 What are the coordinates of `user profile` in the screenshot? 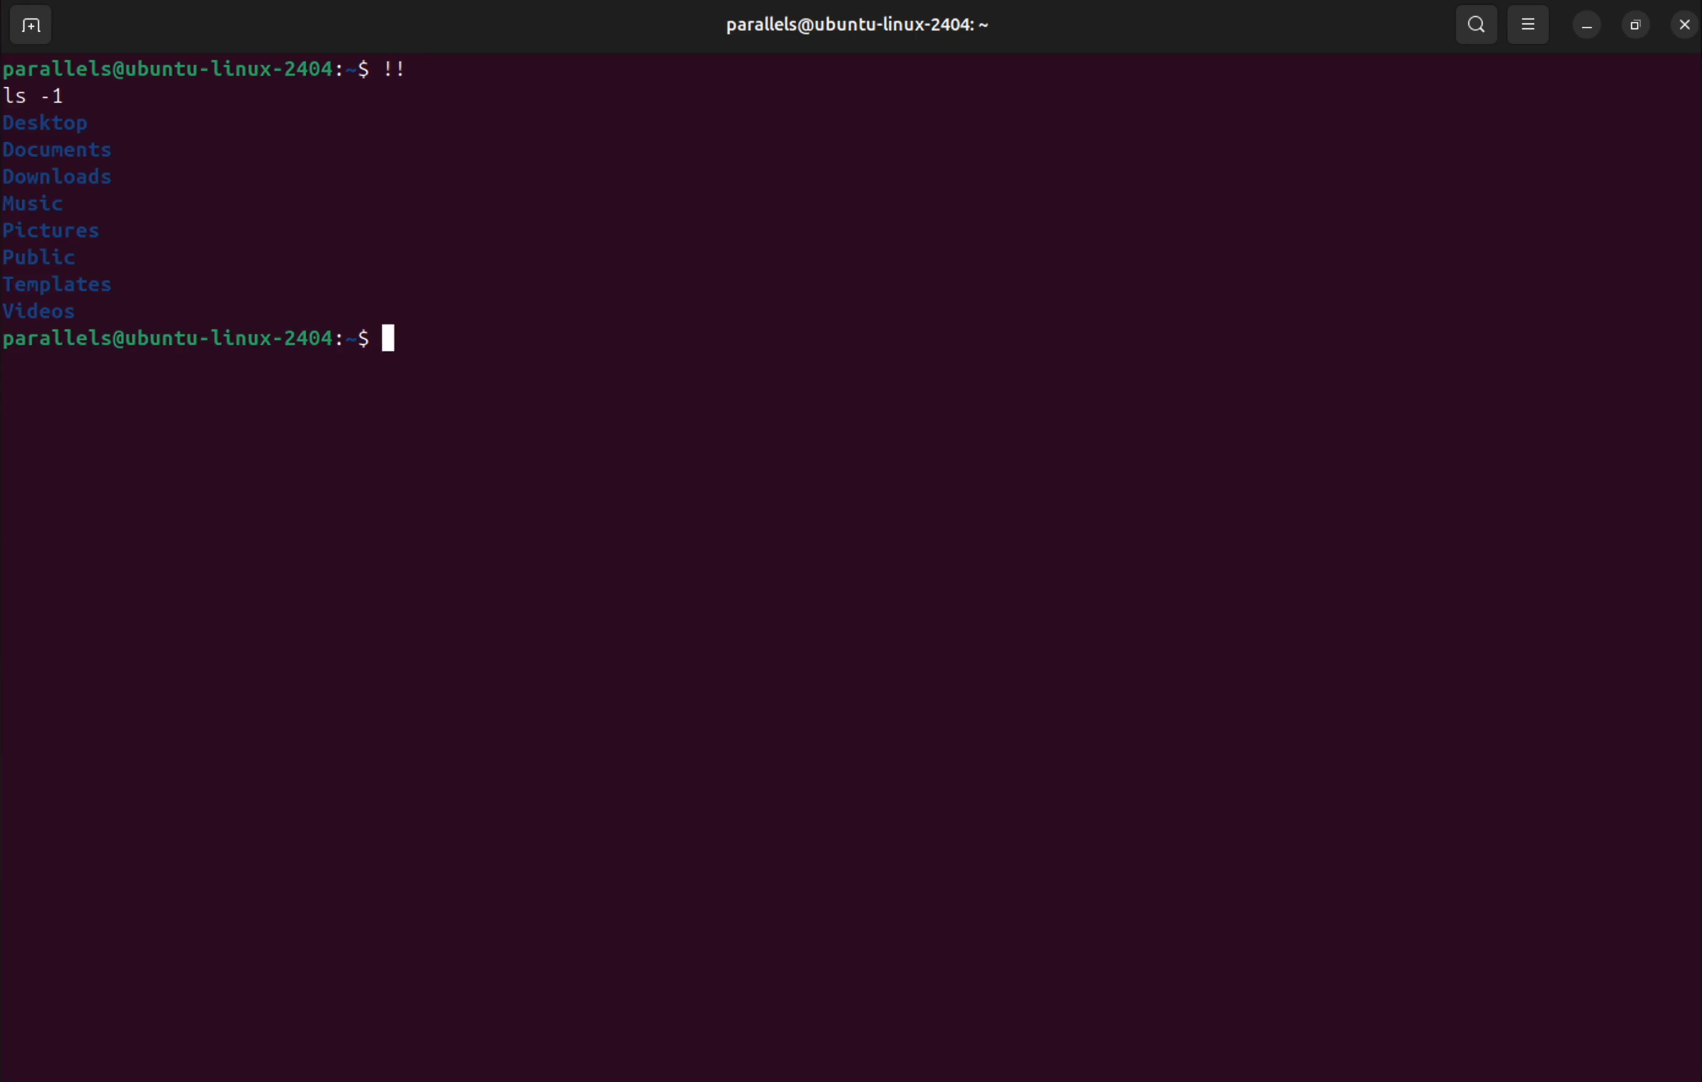 It's located at (864, 23).